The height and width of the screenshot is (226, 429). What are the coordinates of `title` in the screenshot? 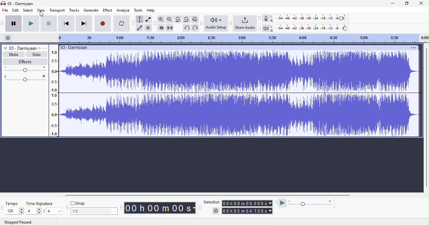 It's located at (18, 3).